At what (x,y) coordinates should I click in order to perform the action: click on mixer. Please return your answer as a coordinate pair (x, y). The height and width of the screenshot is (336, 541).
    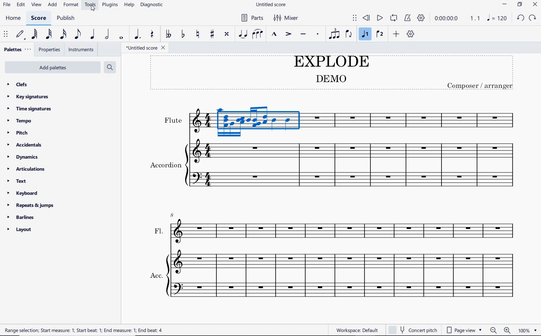
    Looking at the image, I should click on (288, 17).